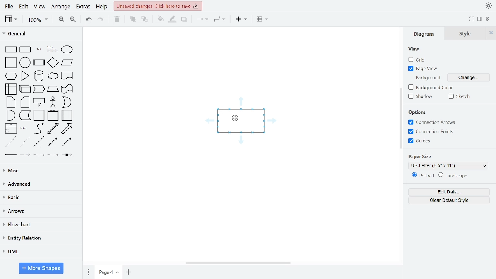 This screenshot has width=496, height=279. What do you see at coordinates (41, 253) in the screenshot?
I see `UML` at bounding box center [41, 253].